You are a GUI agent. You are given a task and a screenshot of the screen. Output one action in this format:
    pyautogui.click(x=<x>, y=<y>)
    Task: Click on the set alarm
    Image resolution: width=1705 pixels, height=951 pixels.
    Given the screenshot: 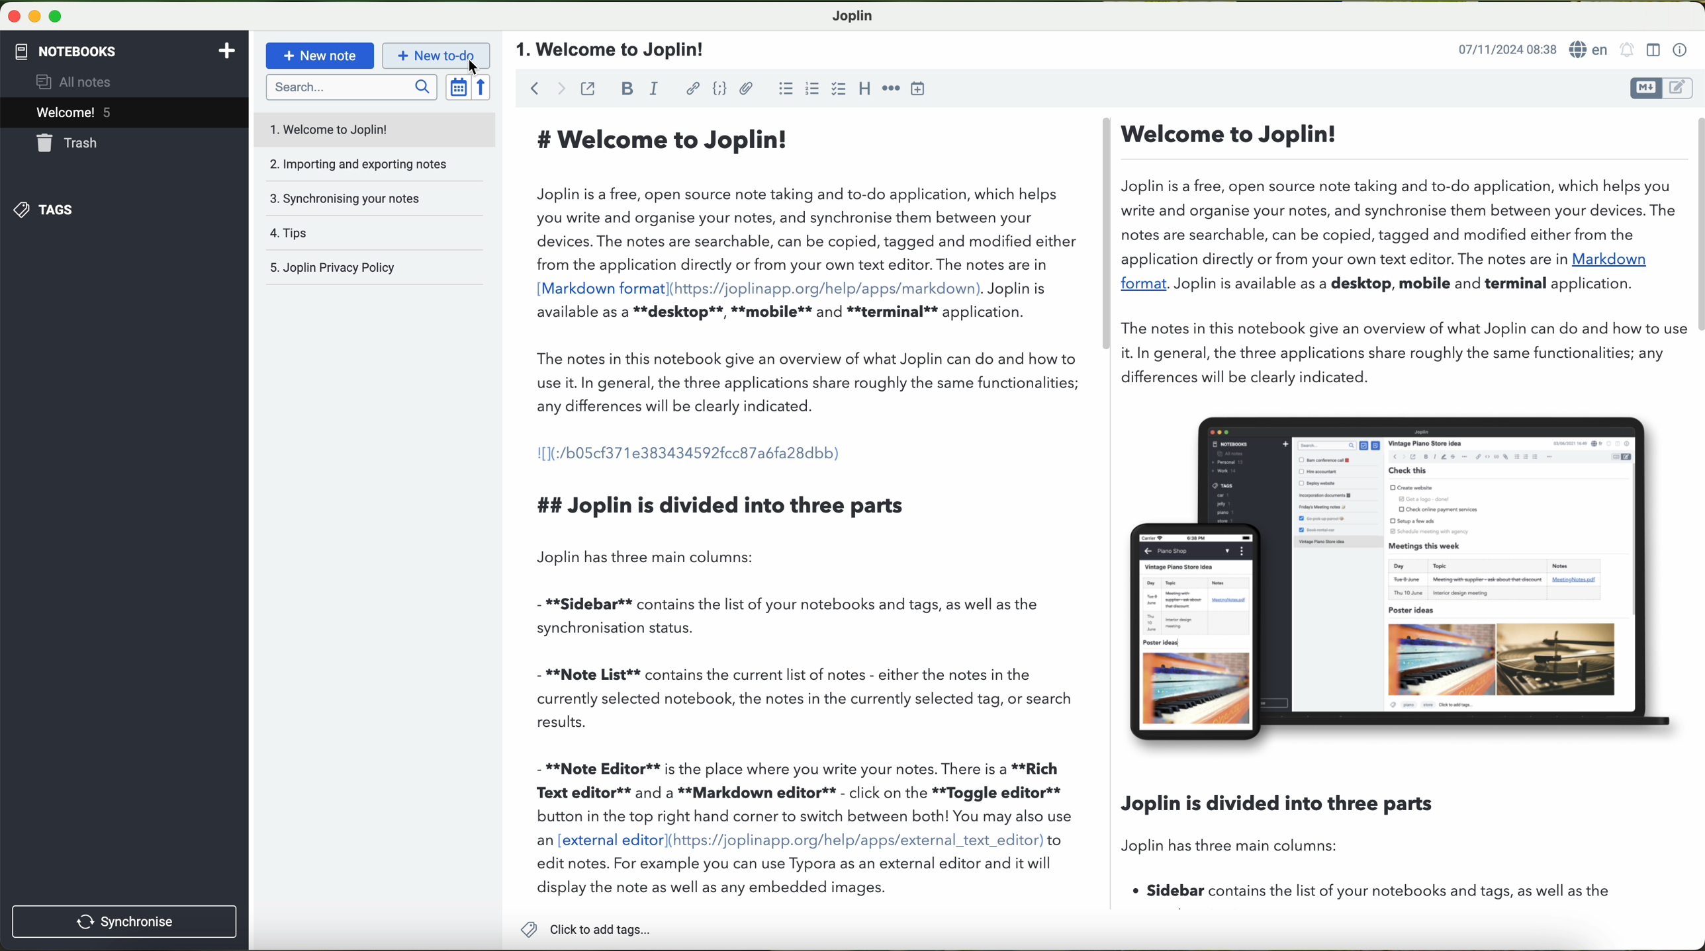 What is the action you would take?
    pyautogui.click(x=1629, y=50)
    